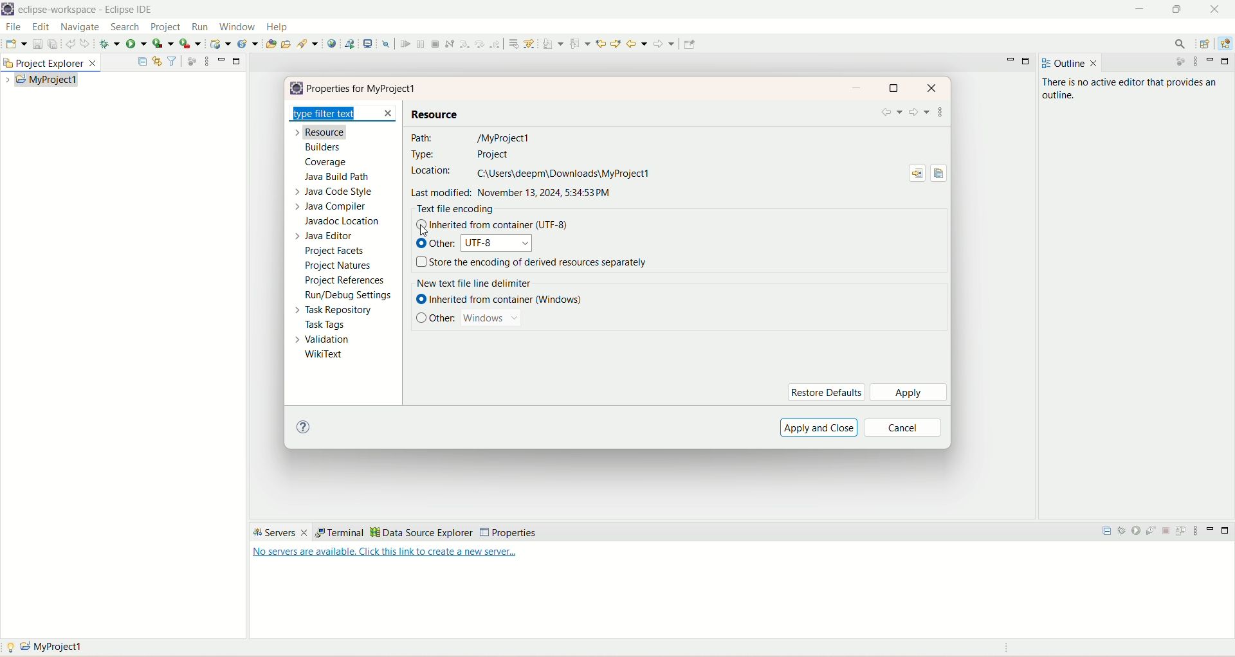  Describe the element at coordinates (917, 175) in the screenshot. I see `show in system explorer` at that location.